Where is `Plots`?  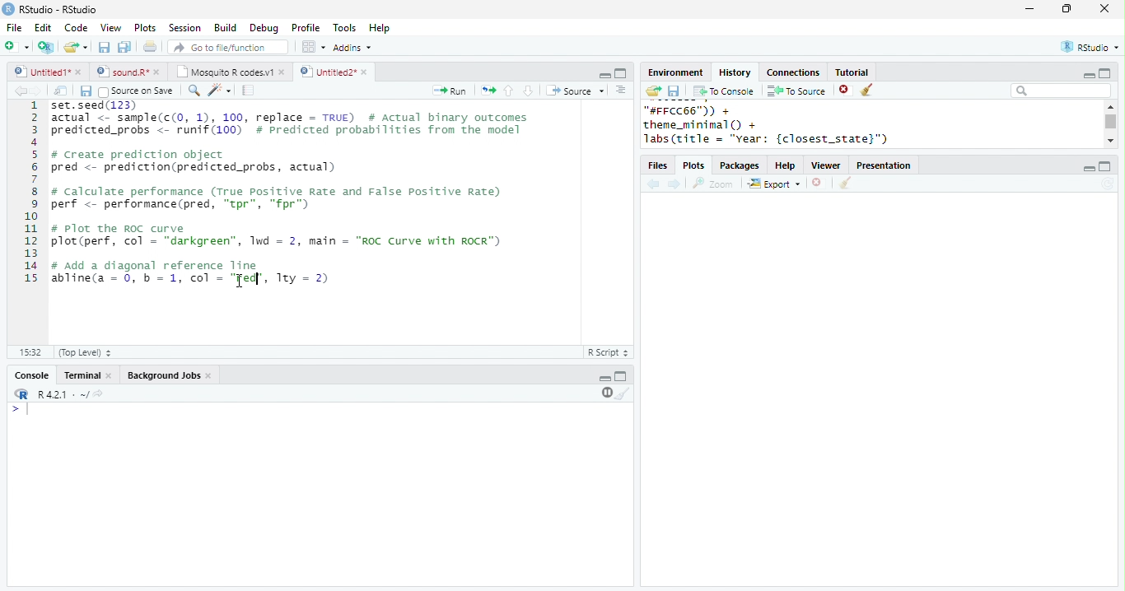
Plots is located at coordinates (146, 27).